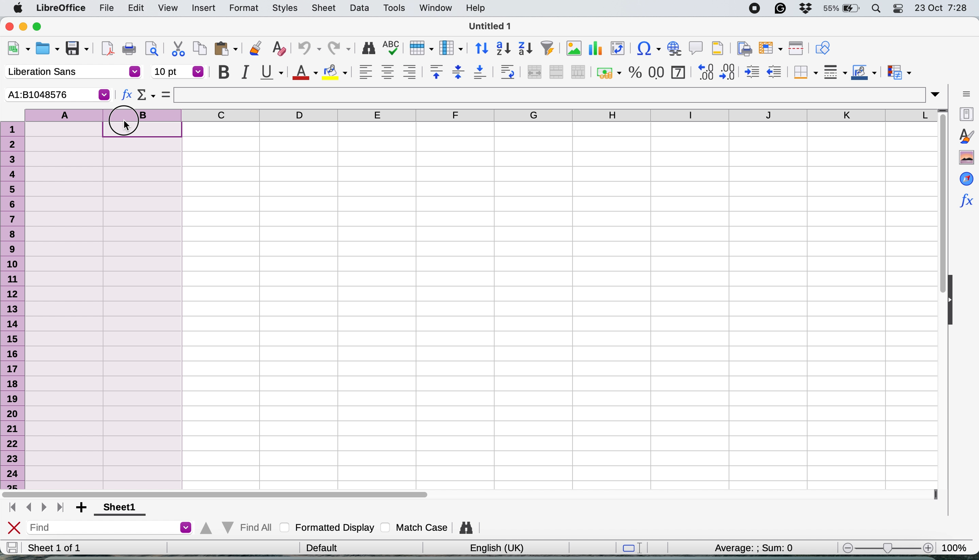 The height and width of the screenshot is (560, 979). Describe the element at coordinates (410, 72) in the screenshot. I see `align right` at that location.